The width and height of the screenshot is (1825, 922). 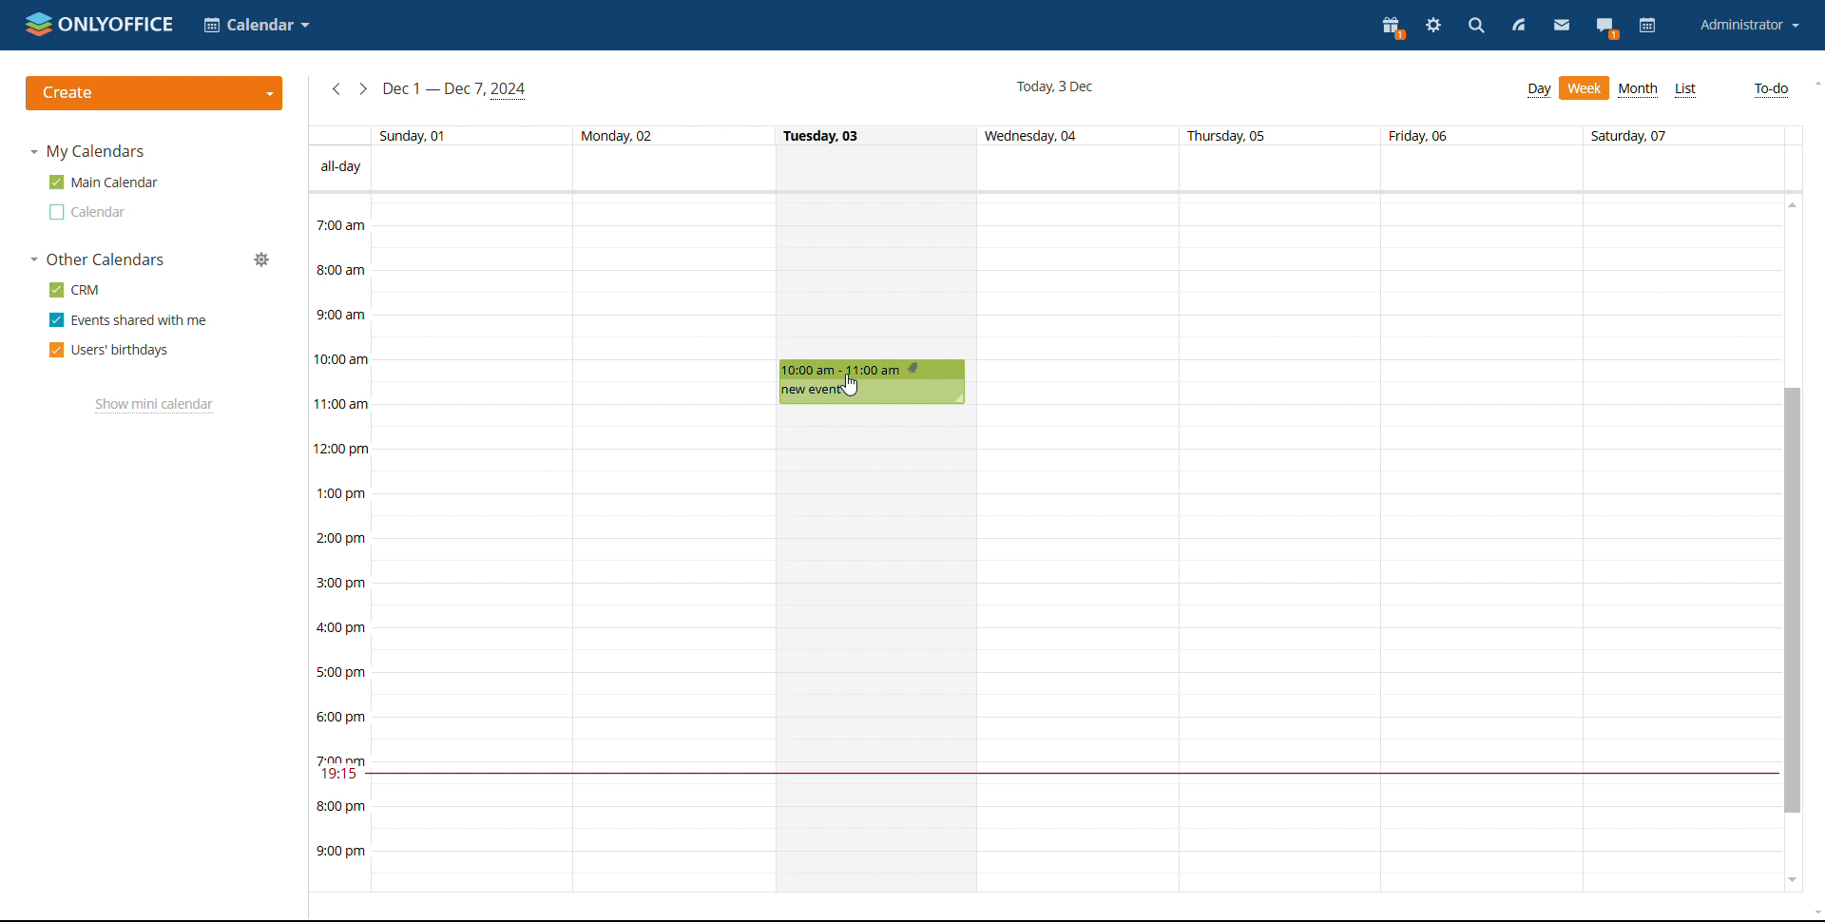 What do you see at coordinates (1793, 880) in the screenshot?
I see `scroll down` at bounding box center [1793, 880].